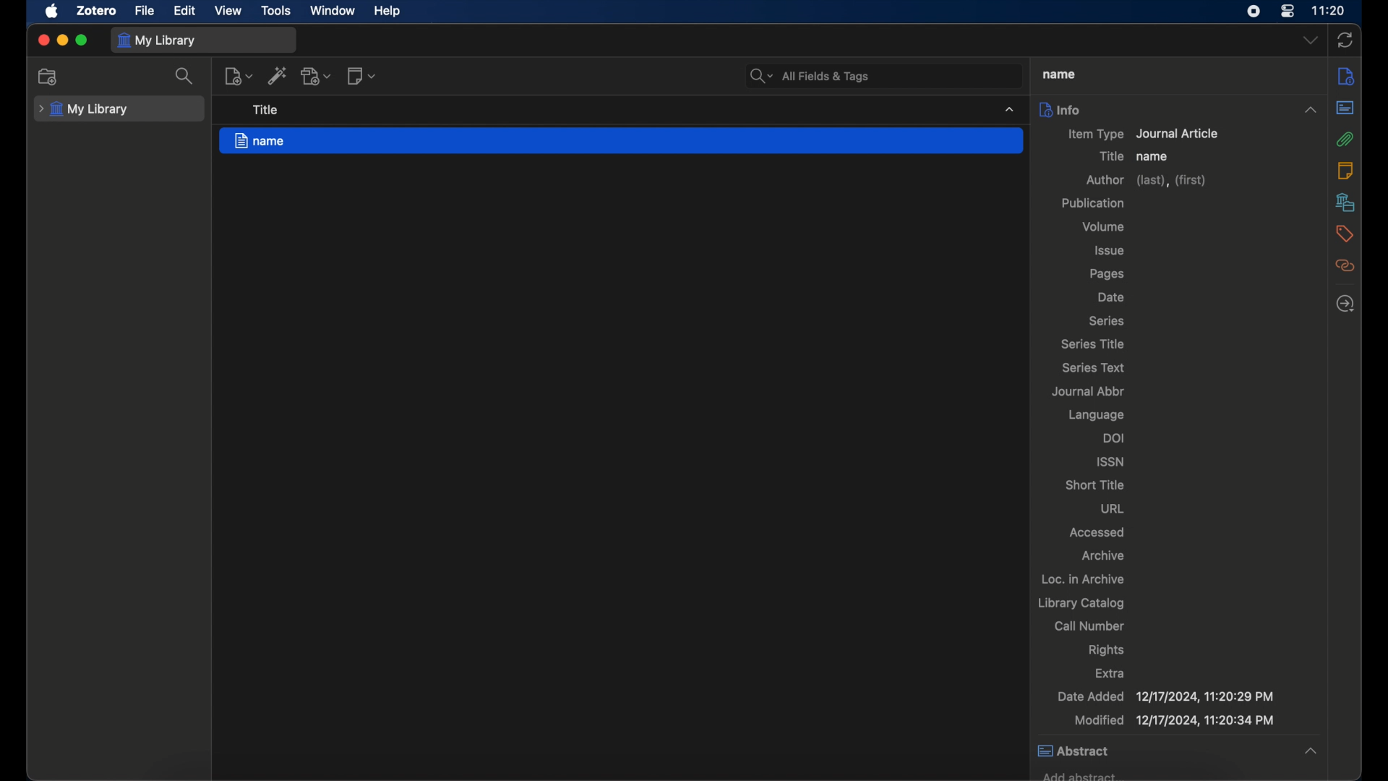  What do you see at coordinates (1093, 345) in the screenshot?
I see `series title` at bounding box center [1093, 345].